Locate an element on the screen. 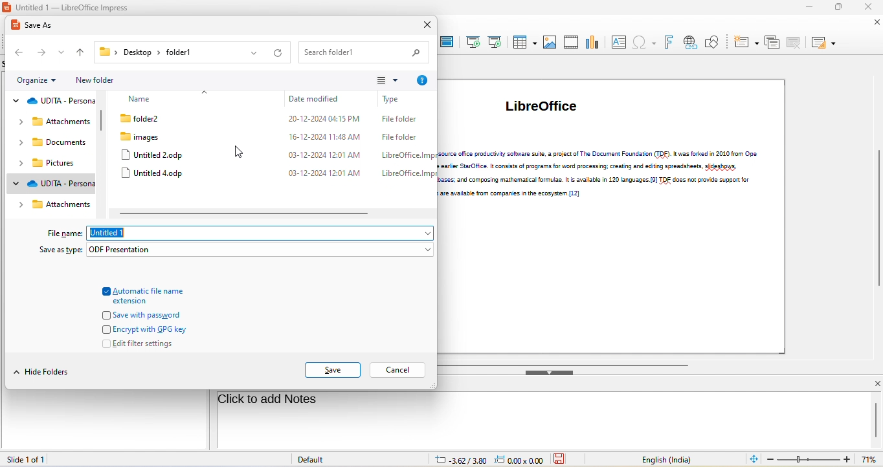 The image size is (883, 467). current zoom: 71% is located at coordinates (870, 459).